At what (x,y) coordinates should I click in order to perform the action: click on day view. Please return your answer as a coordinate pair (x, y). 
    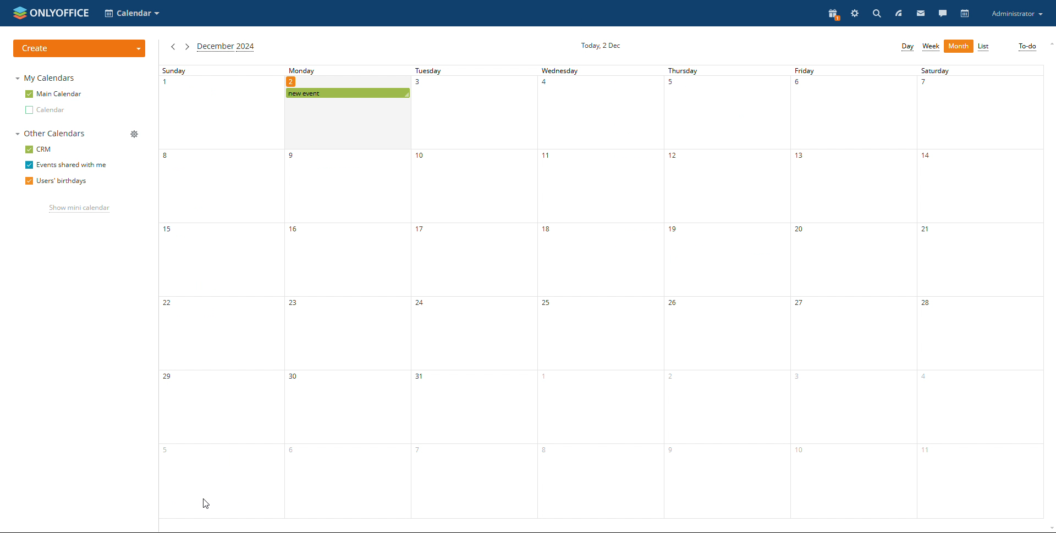
    Looking at the image, I should click on (908, 47).